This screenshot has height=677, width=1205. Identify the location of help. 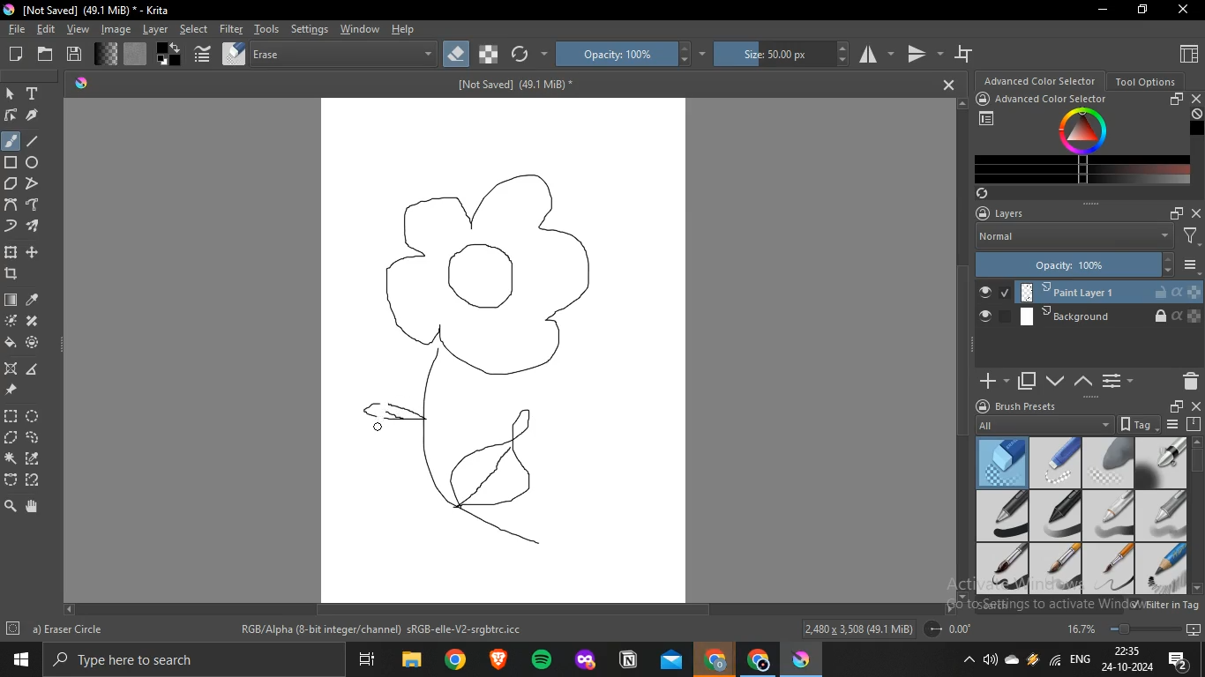
(406, 31).